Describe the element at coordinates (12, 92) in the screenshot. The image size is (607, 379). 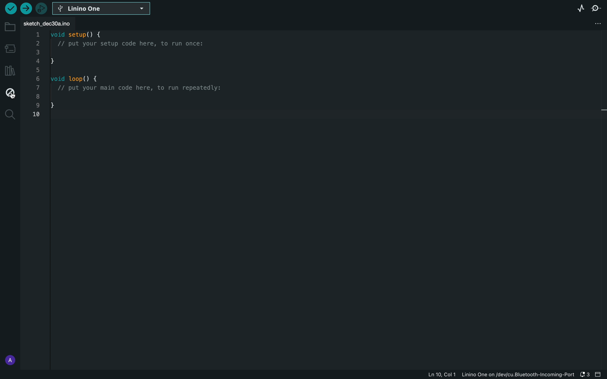
I see `cursor` at that location.